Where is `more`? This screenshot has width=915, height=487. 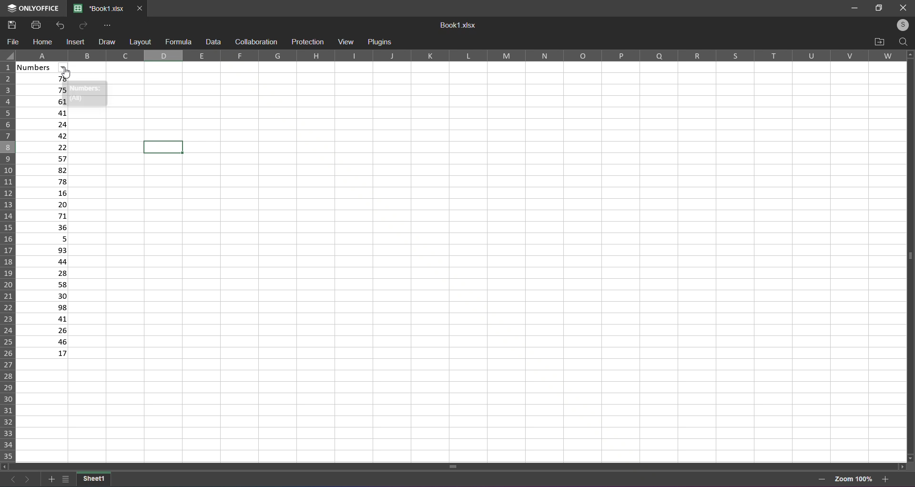 more is located at coordinates (108, 25).